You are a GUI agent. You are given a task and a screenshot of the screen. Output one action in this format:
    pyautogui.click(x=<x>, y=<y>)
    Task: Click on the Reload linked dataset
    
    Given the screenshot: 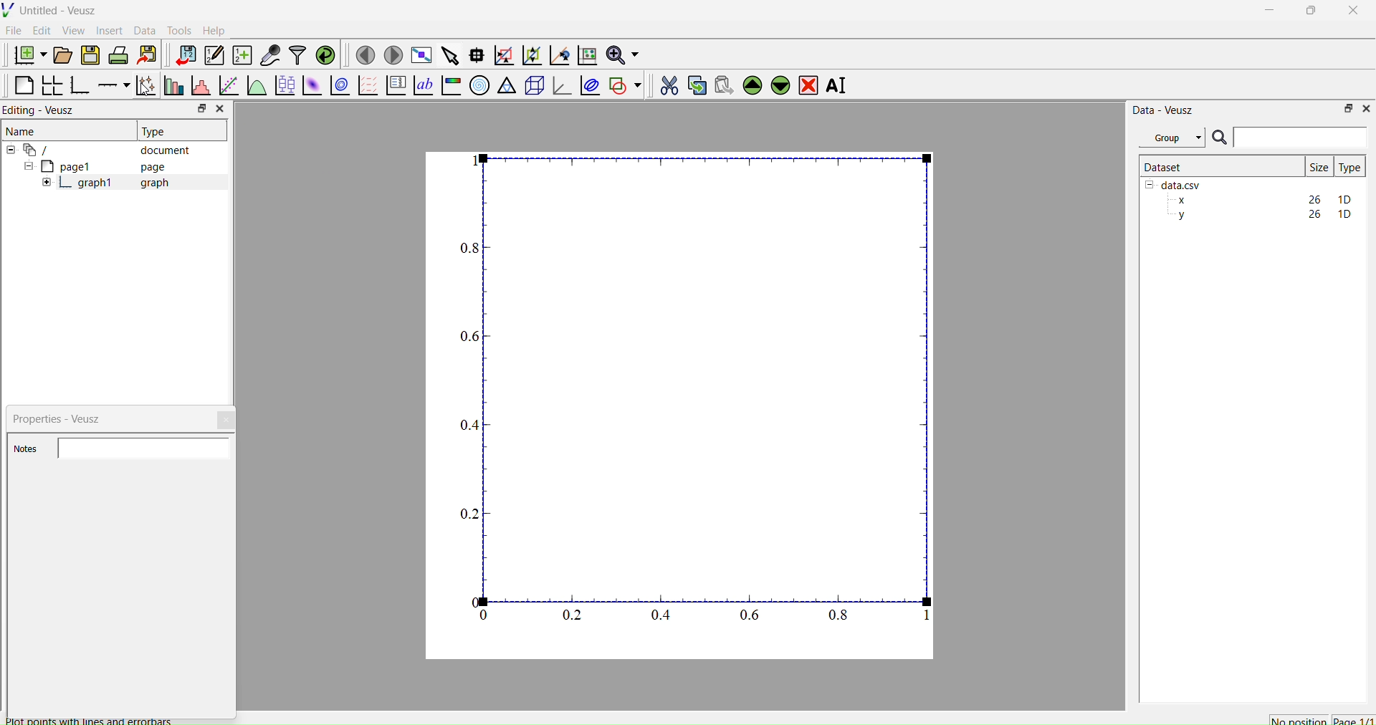 What is the action you would take?
    pyautogui.click(x=324, y=54)
    